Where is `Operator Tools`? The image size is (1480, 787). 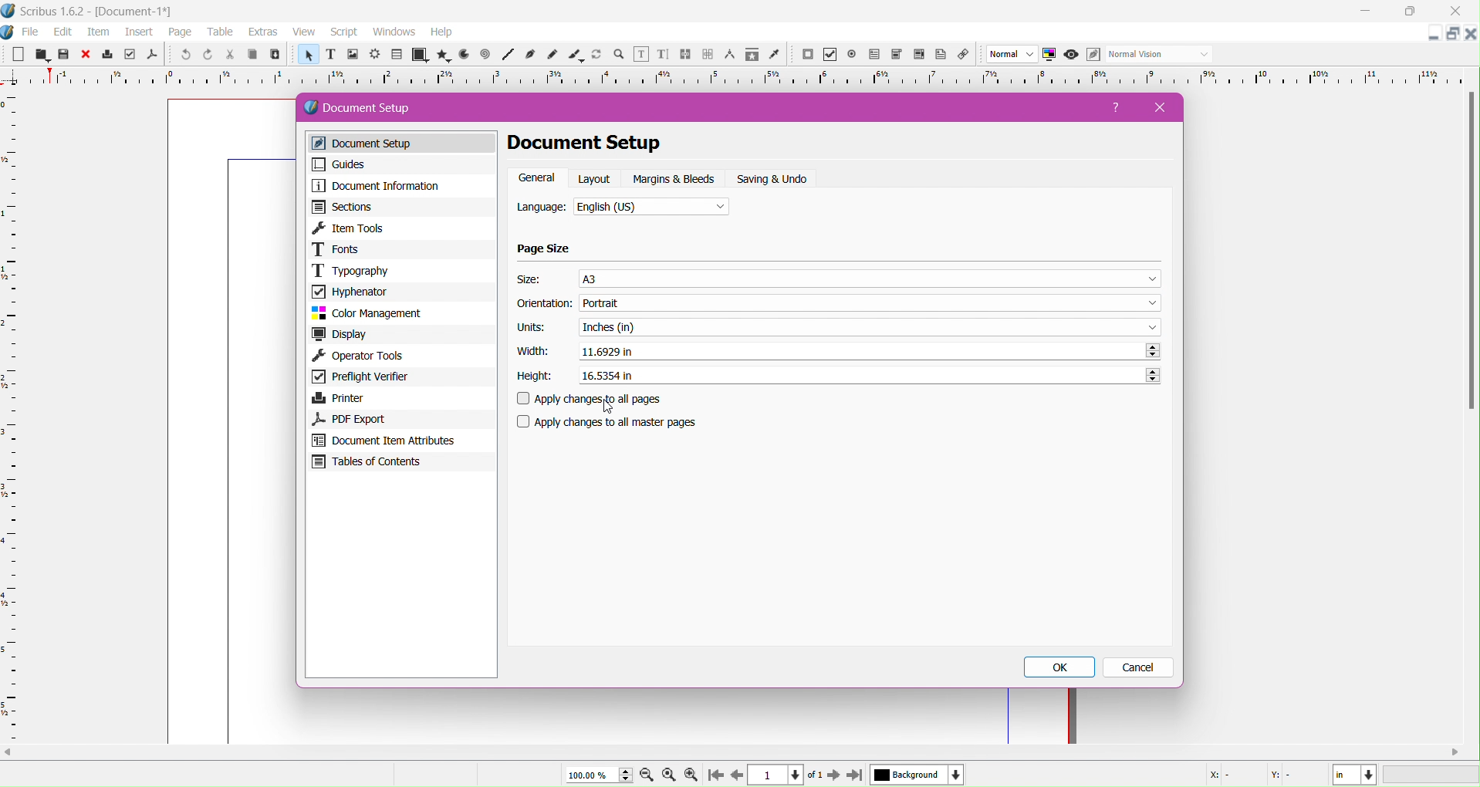 Operator Tools is located at coordinates (402, 356).